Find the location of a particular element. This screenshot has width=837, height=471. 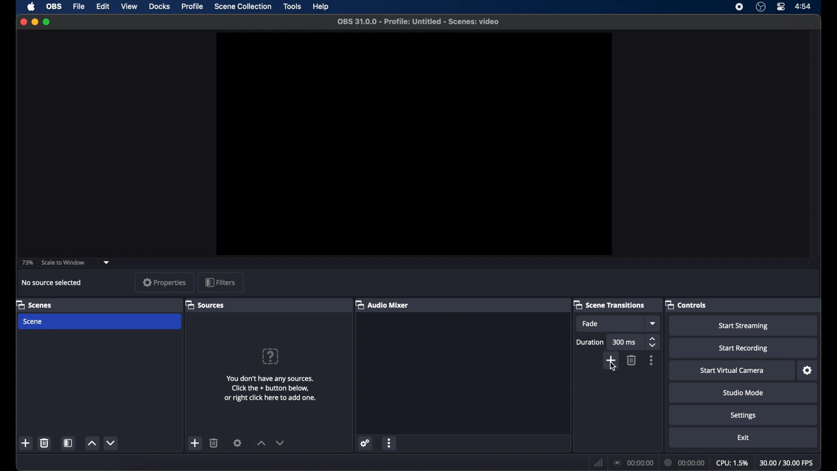

obs is located at coordinates (53, 7).